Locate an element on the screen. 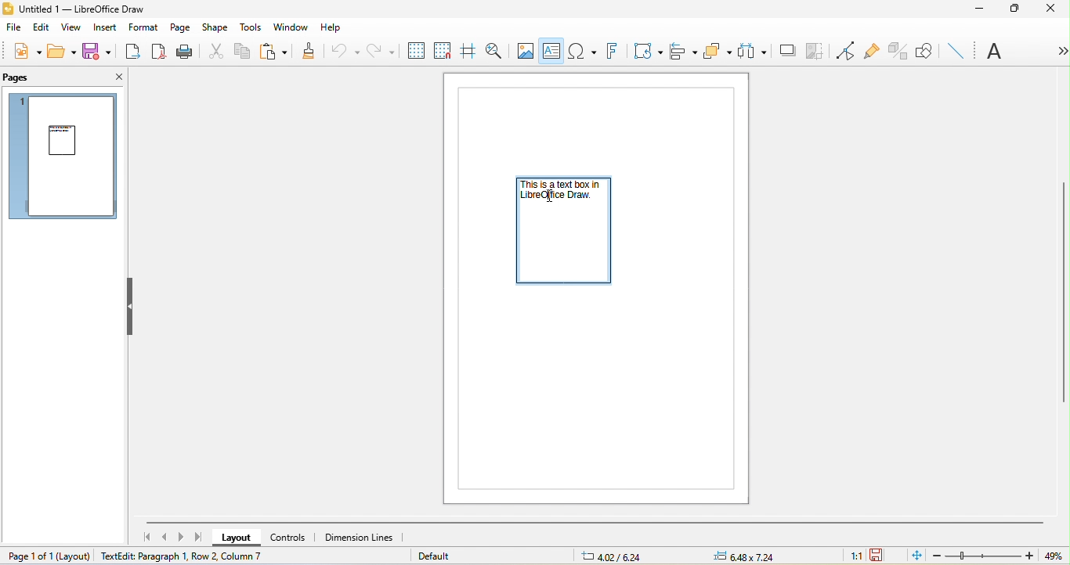 Image resolution: width=1070 pixels, height=565 pixels. fontwork text is located at coordinates (611, 52).